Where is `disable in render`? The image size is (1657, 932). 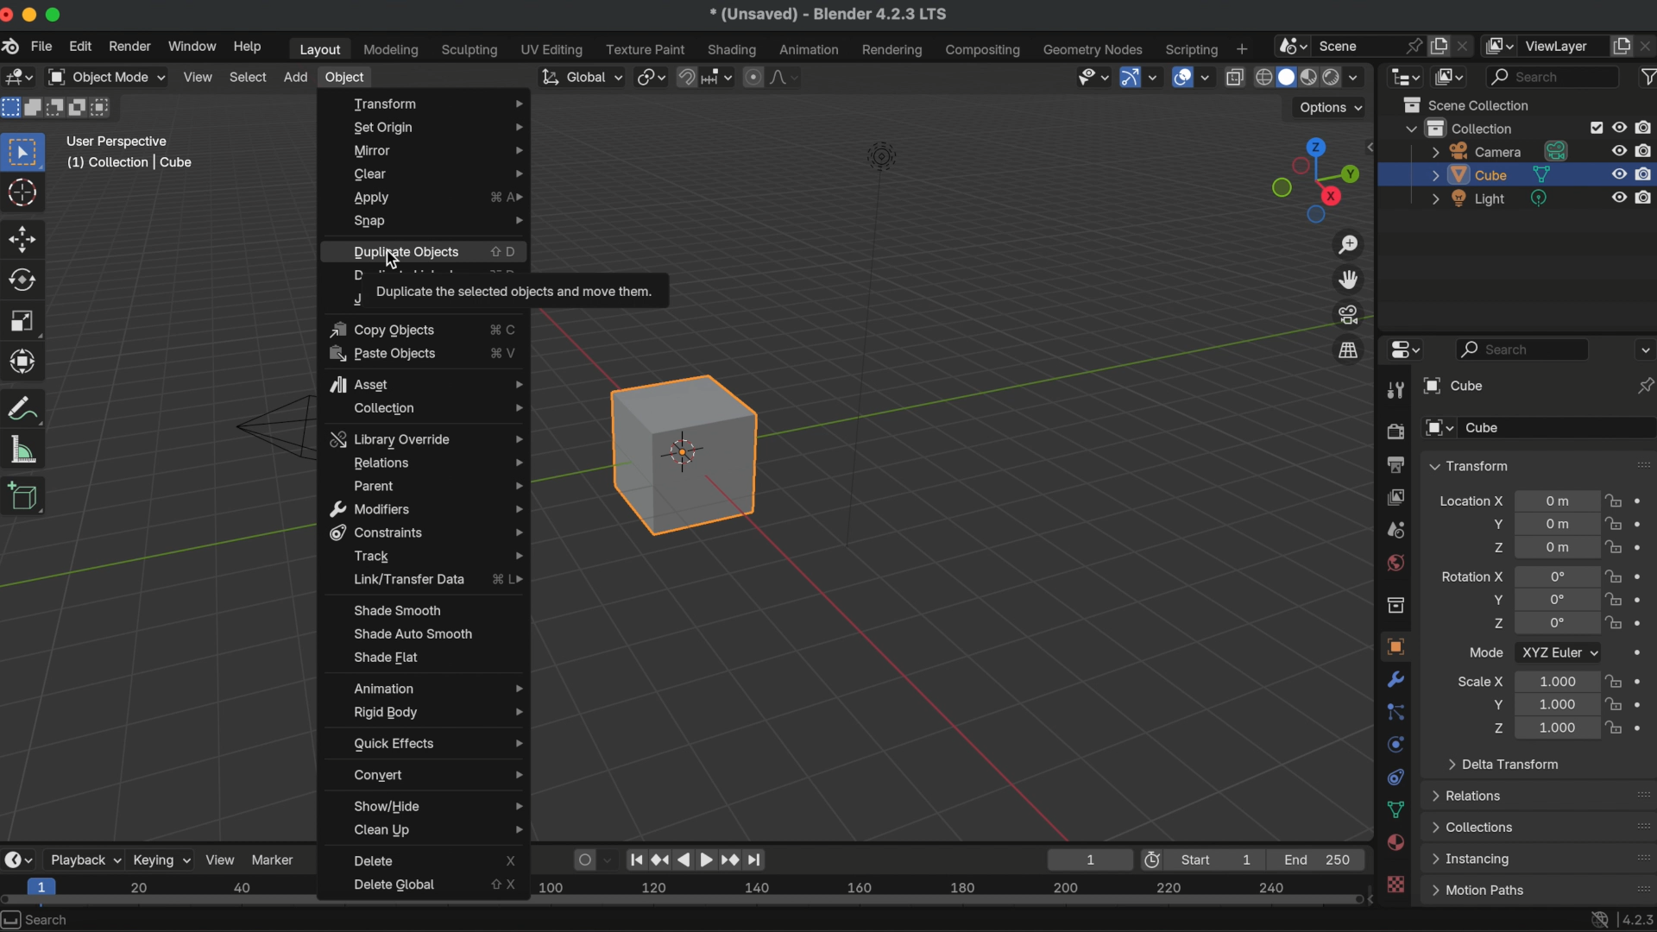
disable in render is located at coordinates (1646, 127).